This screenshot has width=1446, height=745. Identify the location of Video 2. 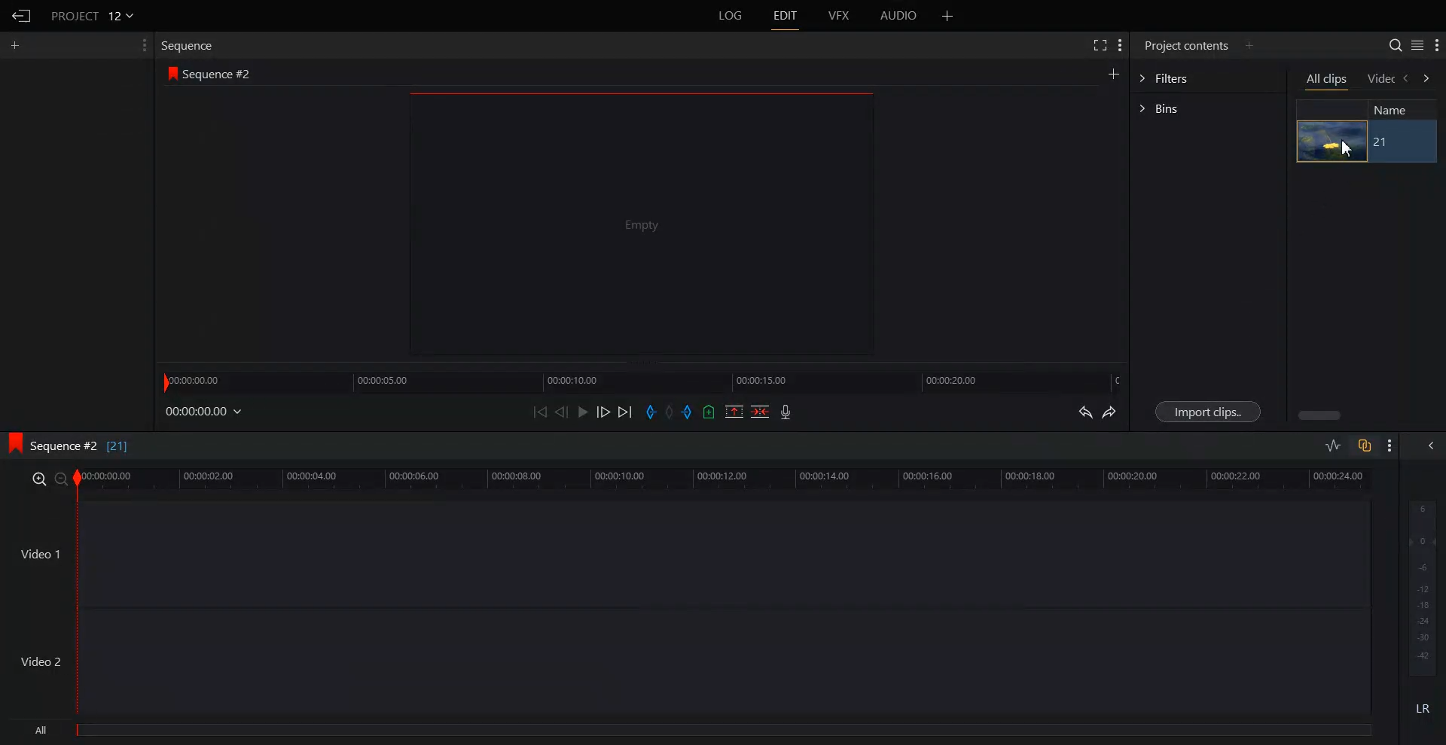
(42, 661).